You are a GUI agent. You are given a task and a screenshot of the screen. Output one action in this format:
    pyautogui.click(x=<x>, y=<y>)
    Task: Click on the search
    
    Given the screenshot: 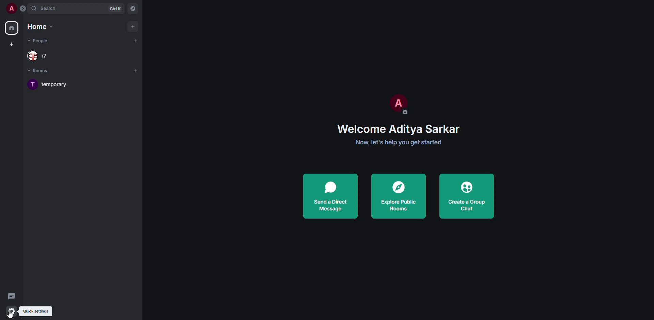 What is the action you would take?
    pyautogui.click(x=63, y=9)
    